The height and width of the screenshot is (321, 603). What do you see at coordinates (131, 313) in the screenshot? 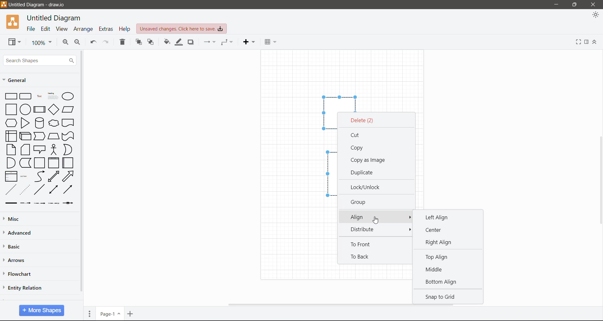
I see `Insert Page` at bounding box center [131, 313].